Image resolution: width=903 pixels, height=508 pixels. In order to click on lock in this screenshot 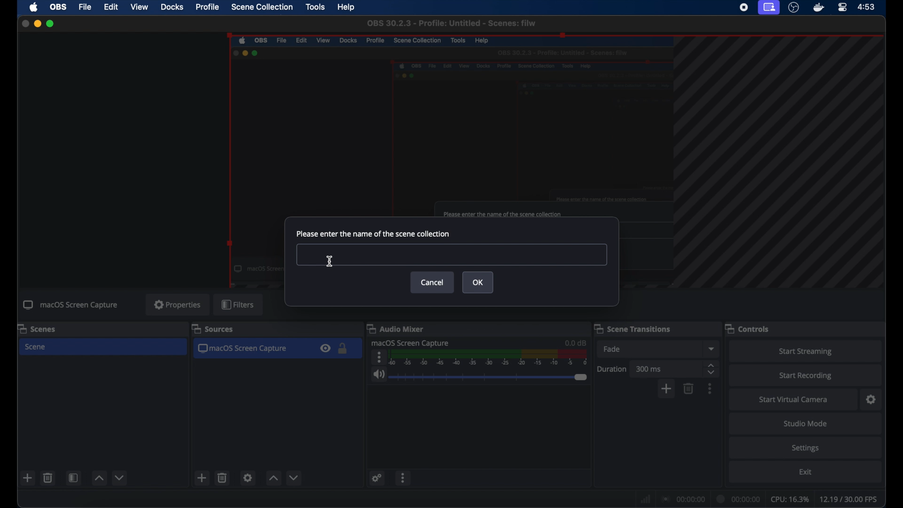, I will do `click(343, 349)`.